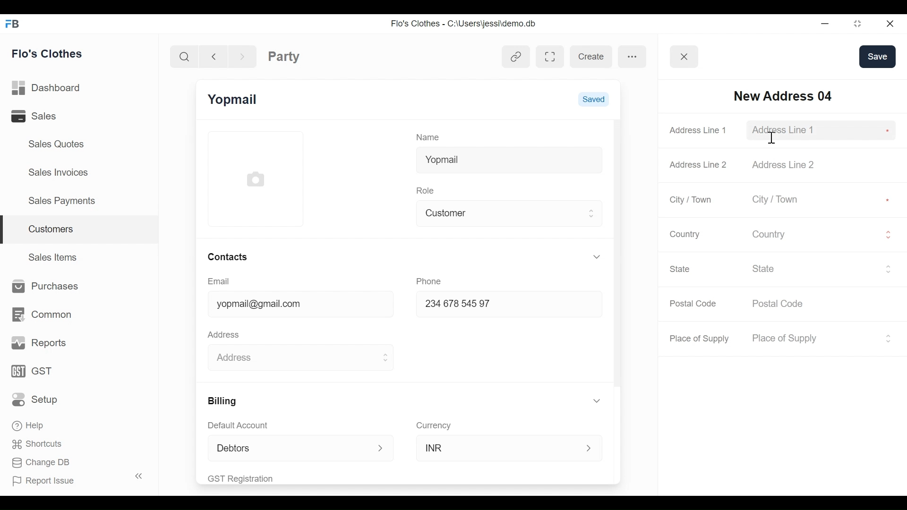 The height and width of the screenshot is (510, 907). Describe the element at coordinates (692, 200) in the screenshot. I see `City / Town` at that location.